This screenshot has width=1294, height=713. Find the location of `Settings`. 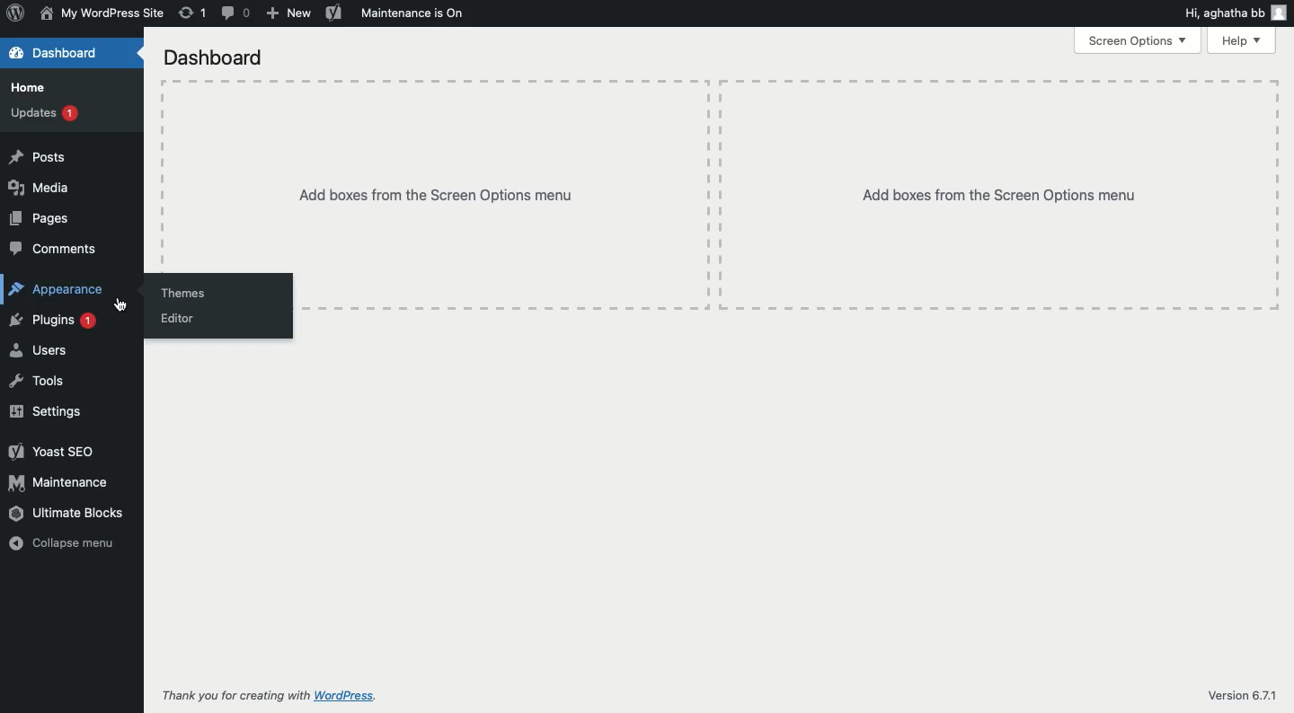

Settings is located at coordinates (47, 412).